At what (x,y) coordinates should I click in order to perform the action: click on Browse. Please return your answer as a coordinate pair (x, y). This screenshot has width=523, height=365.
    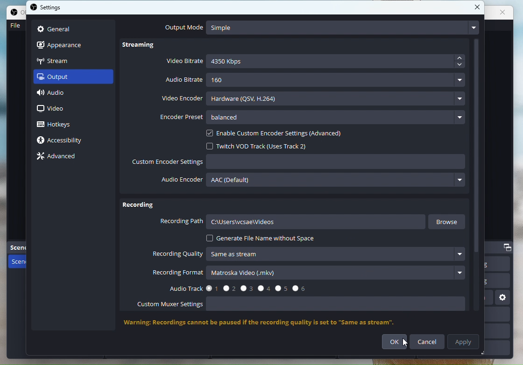
    Looking at the image, I should click on (449, 222).